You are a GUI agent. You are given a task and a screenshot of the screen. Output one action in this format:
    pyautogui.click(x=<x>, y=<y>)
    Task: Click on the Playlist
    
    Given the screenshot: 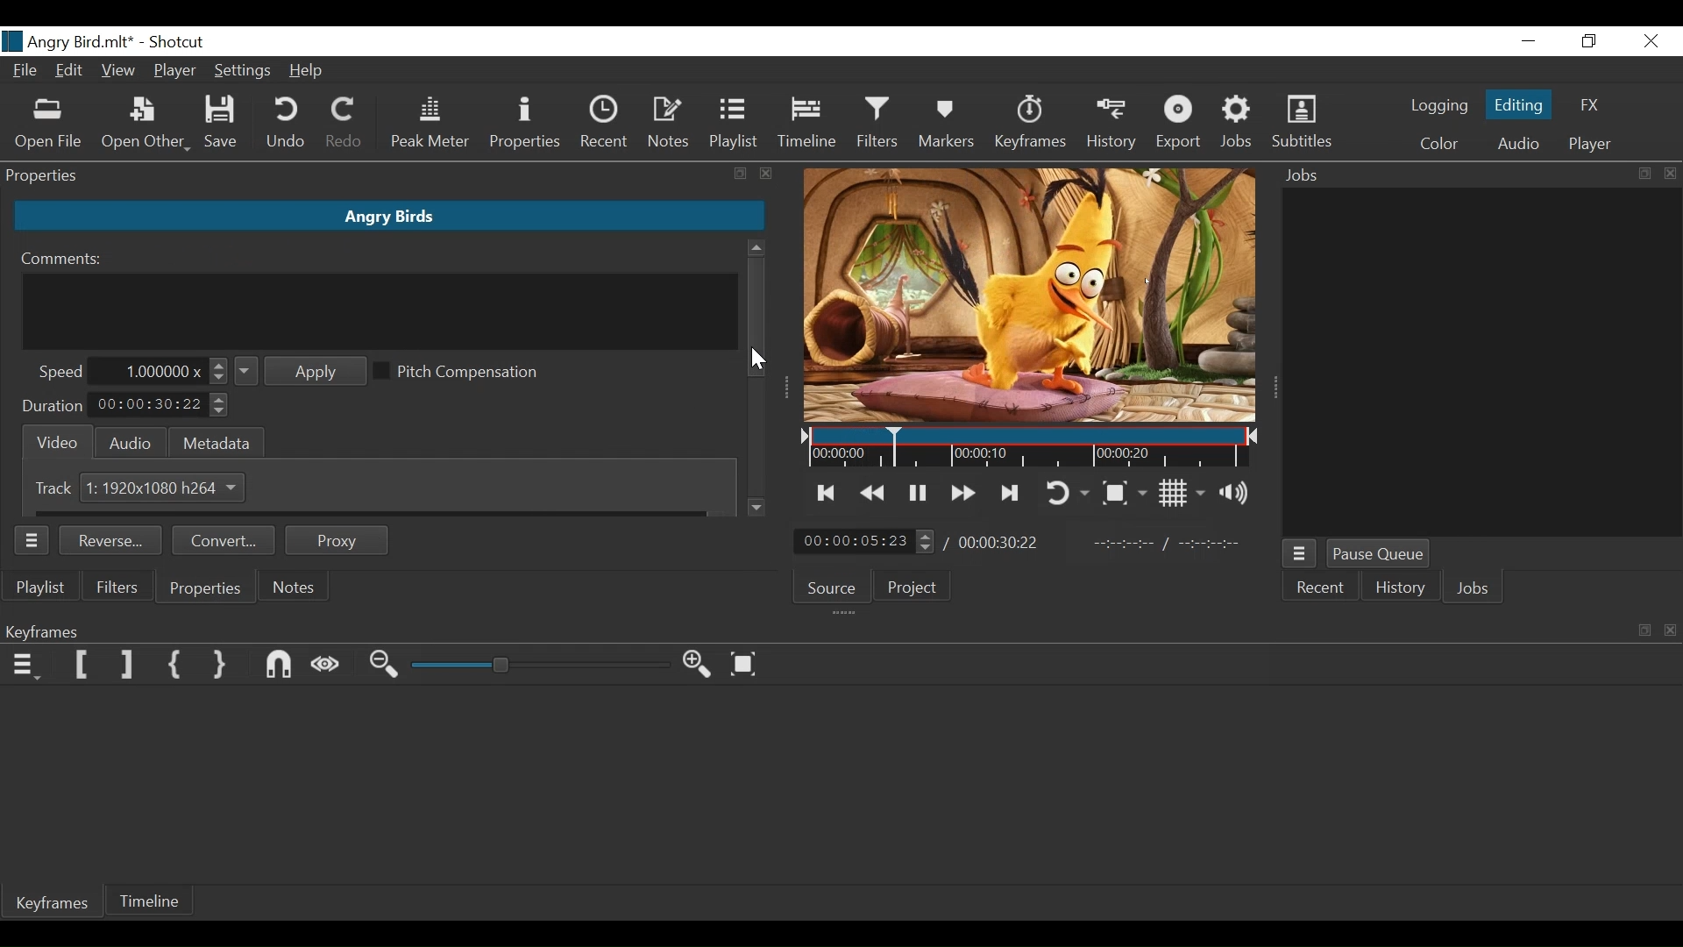 What is the action you would take?
    pyautogui.click(x=735, y=125)
    